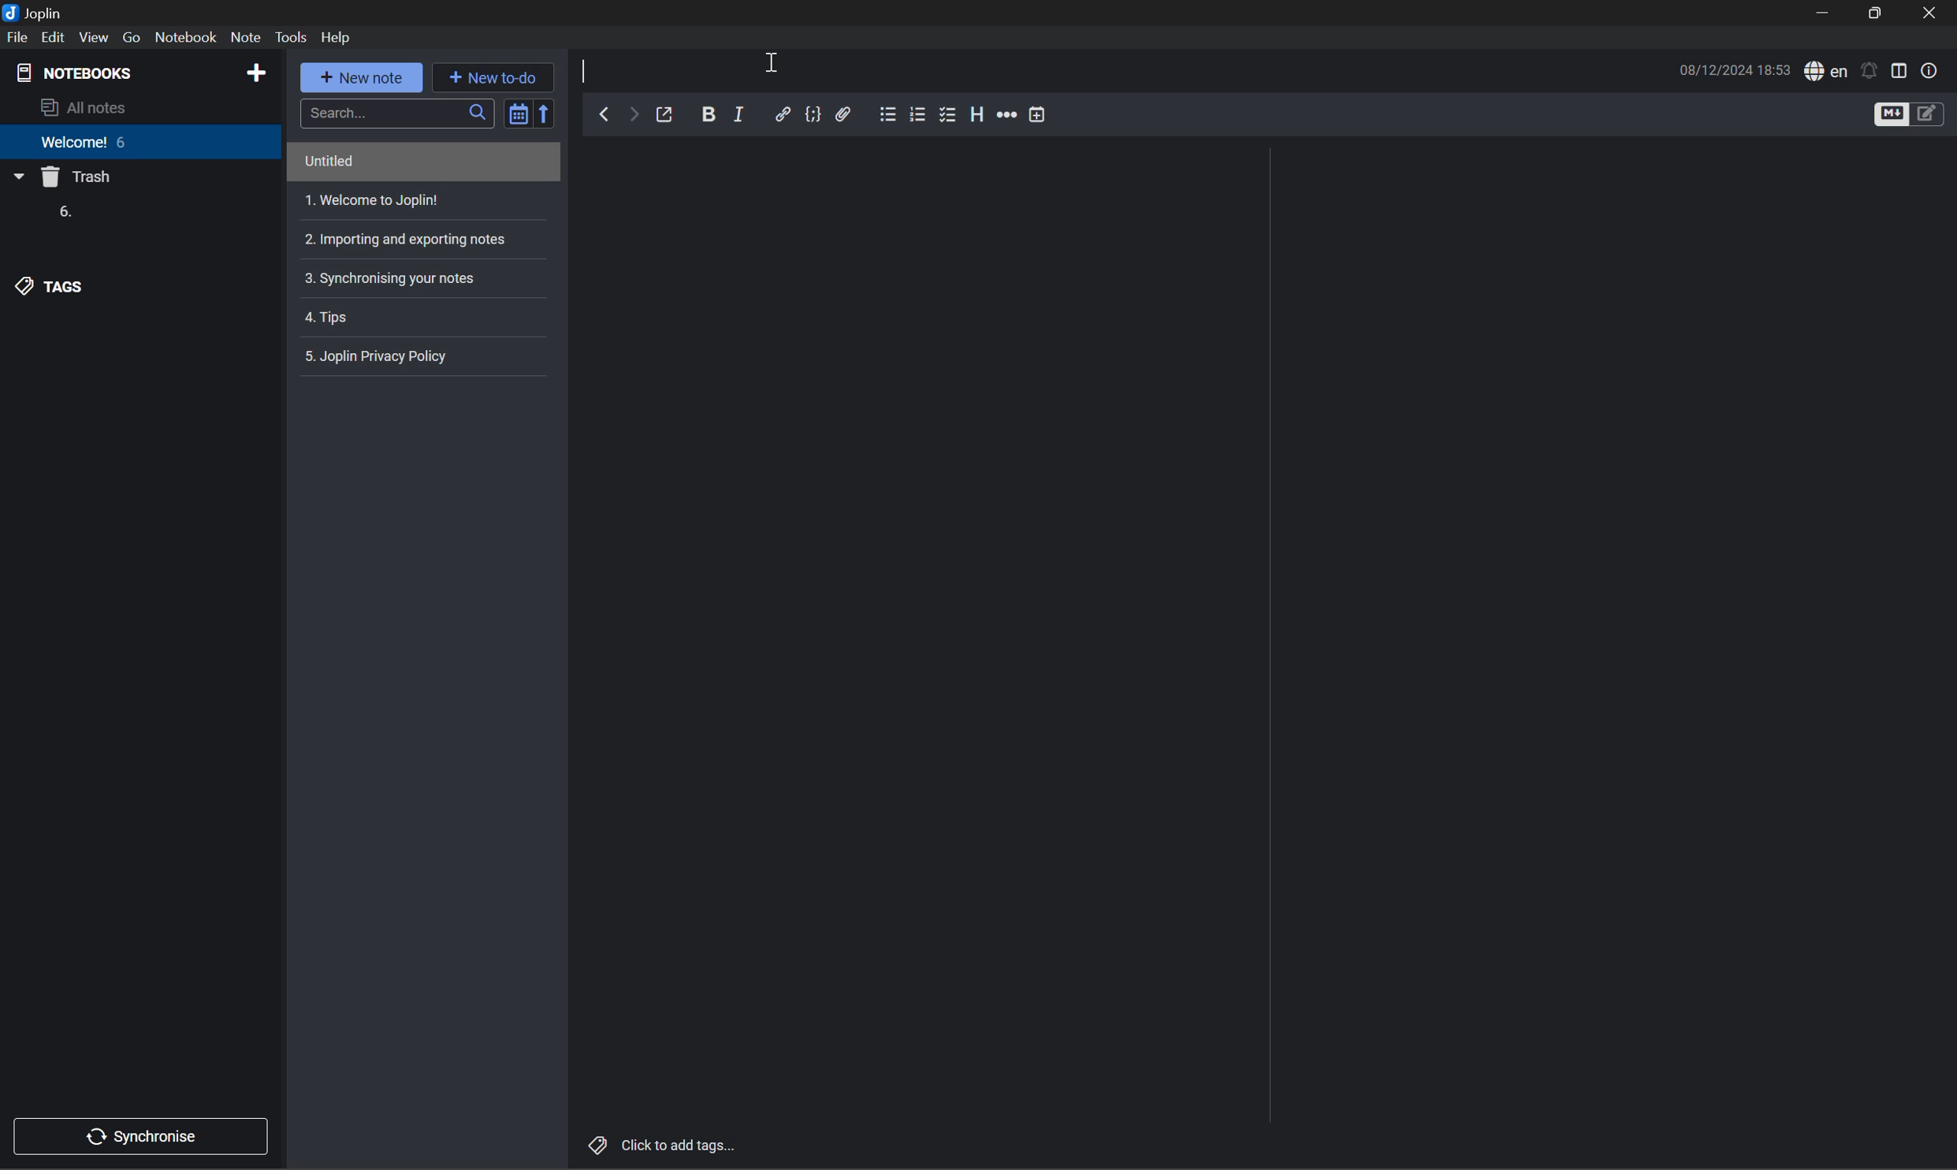  What do you see at coordinates (946, 114) in the screenshot?
I see `Checkbox list` at bounding box center [946, 114].